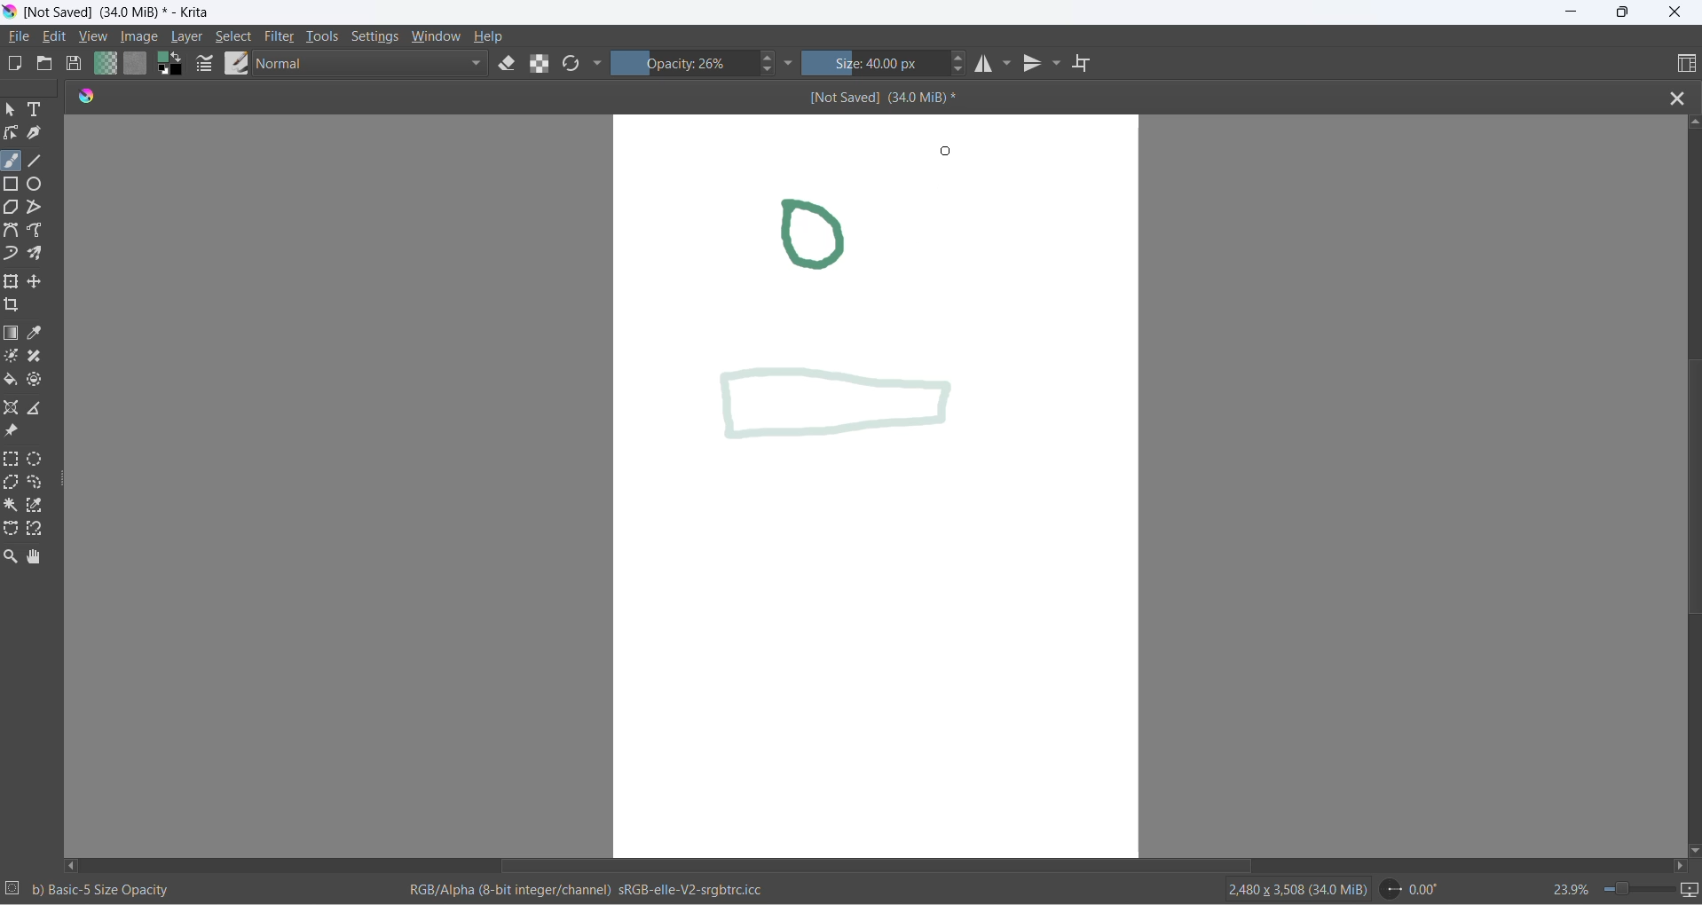  Describe the element at coordinates (771, 71) in the screenshot. I see `decrease opacity button` at that location.